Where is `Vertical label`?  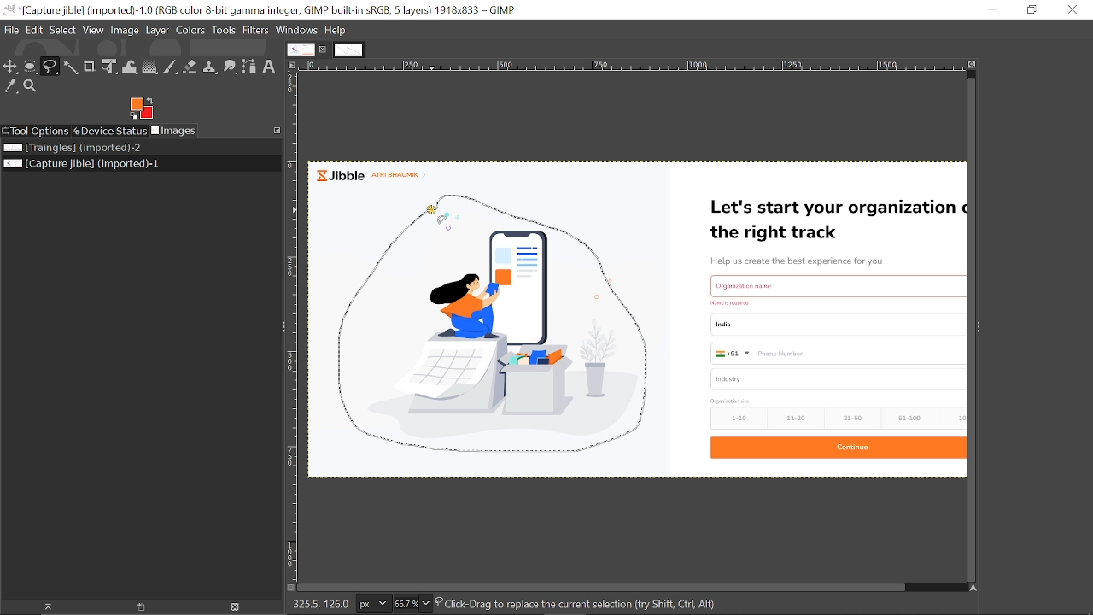
Vertical label is located at coordinates (294, 325).